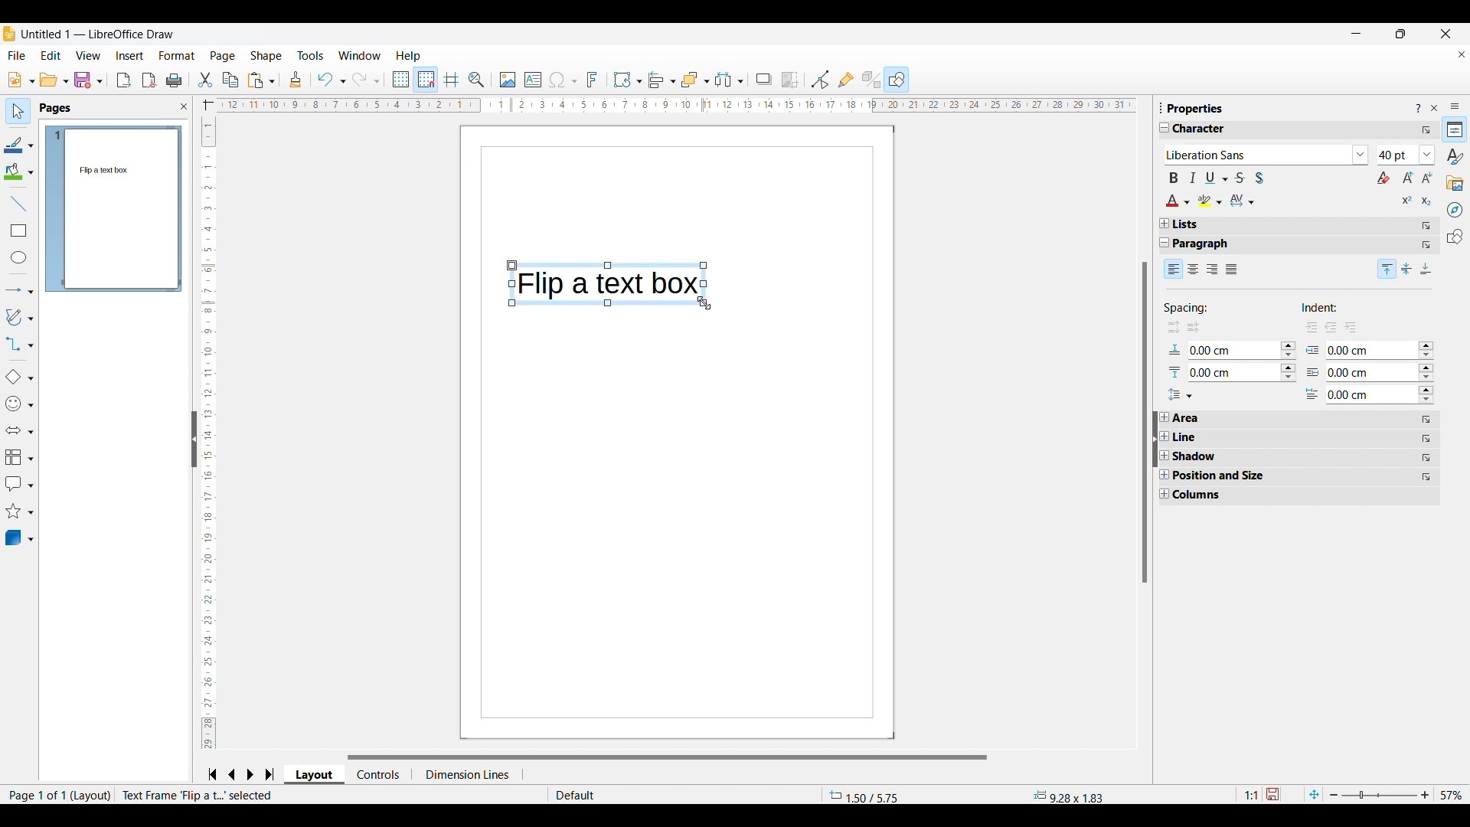 This screenshot has height=827, width=1470. What do you see at coordinates (661, 80) in the screenshot?
I see `Alignment options` at bounding box center [661, 80].